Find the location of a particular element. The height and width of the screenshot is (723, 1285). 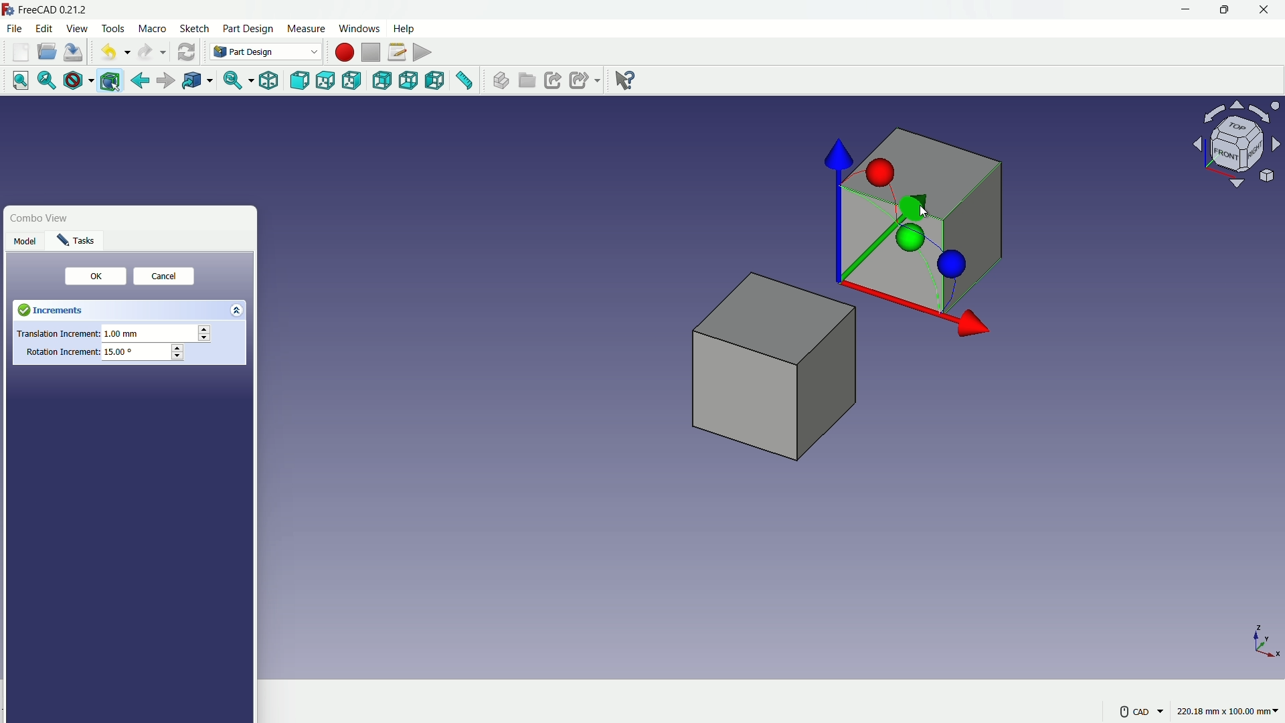

part design is located at coordinates (248, 29).